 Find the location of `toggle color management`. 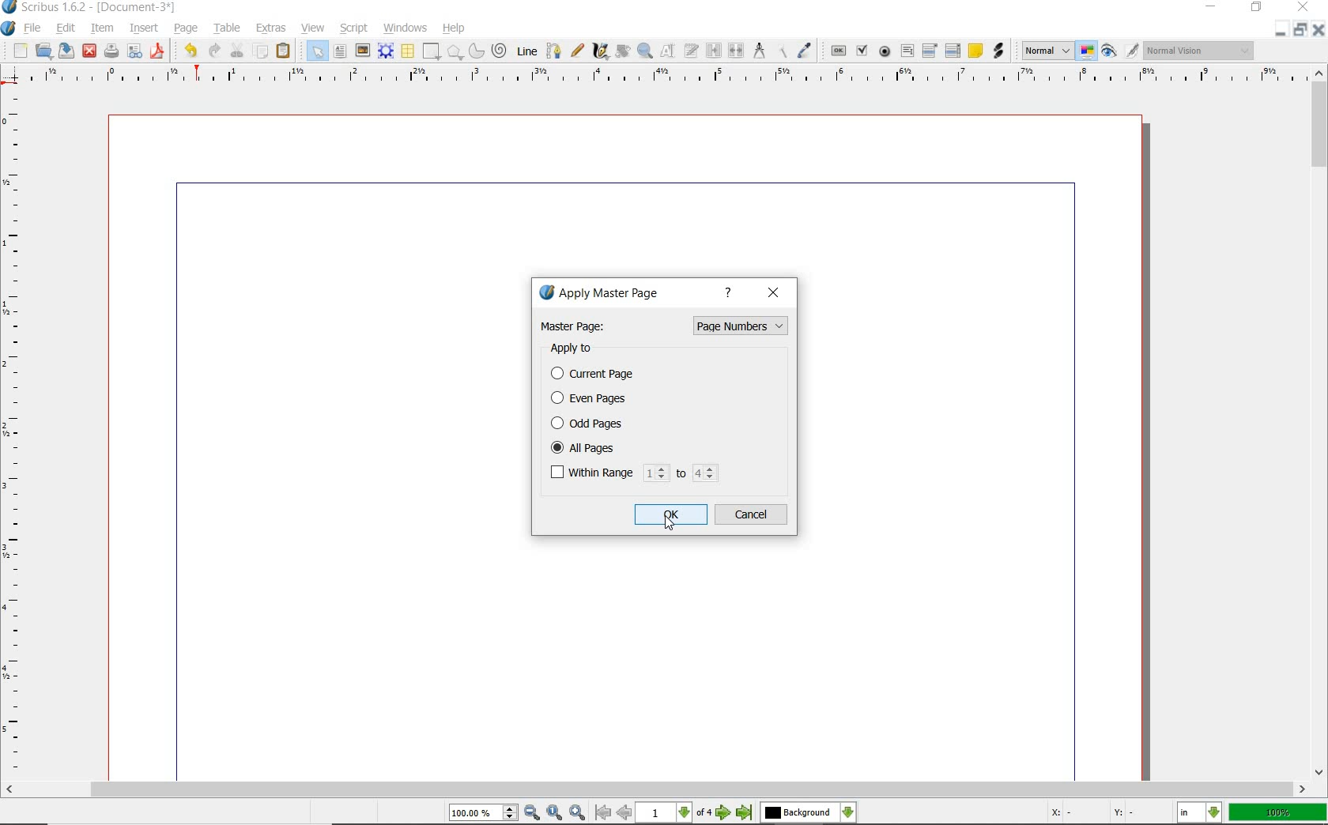

toggle color management is located at coordinates (1086, 51).